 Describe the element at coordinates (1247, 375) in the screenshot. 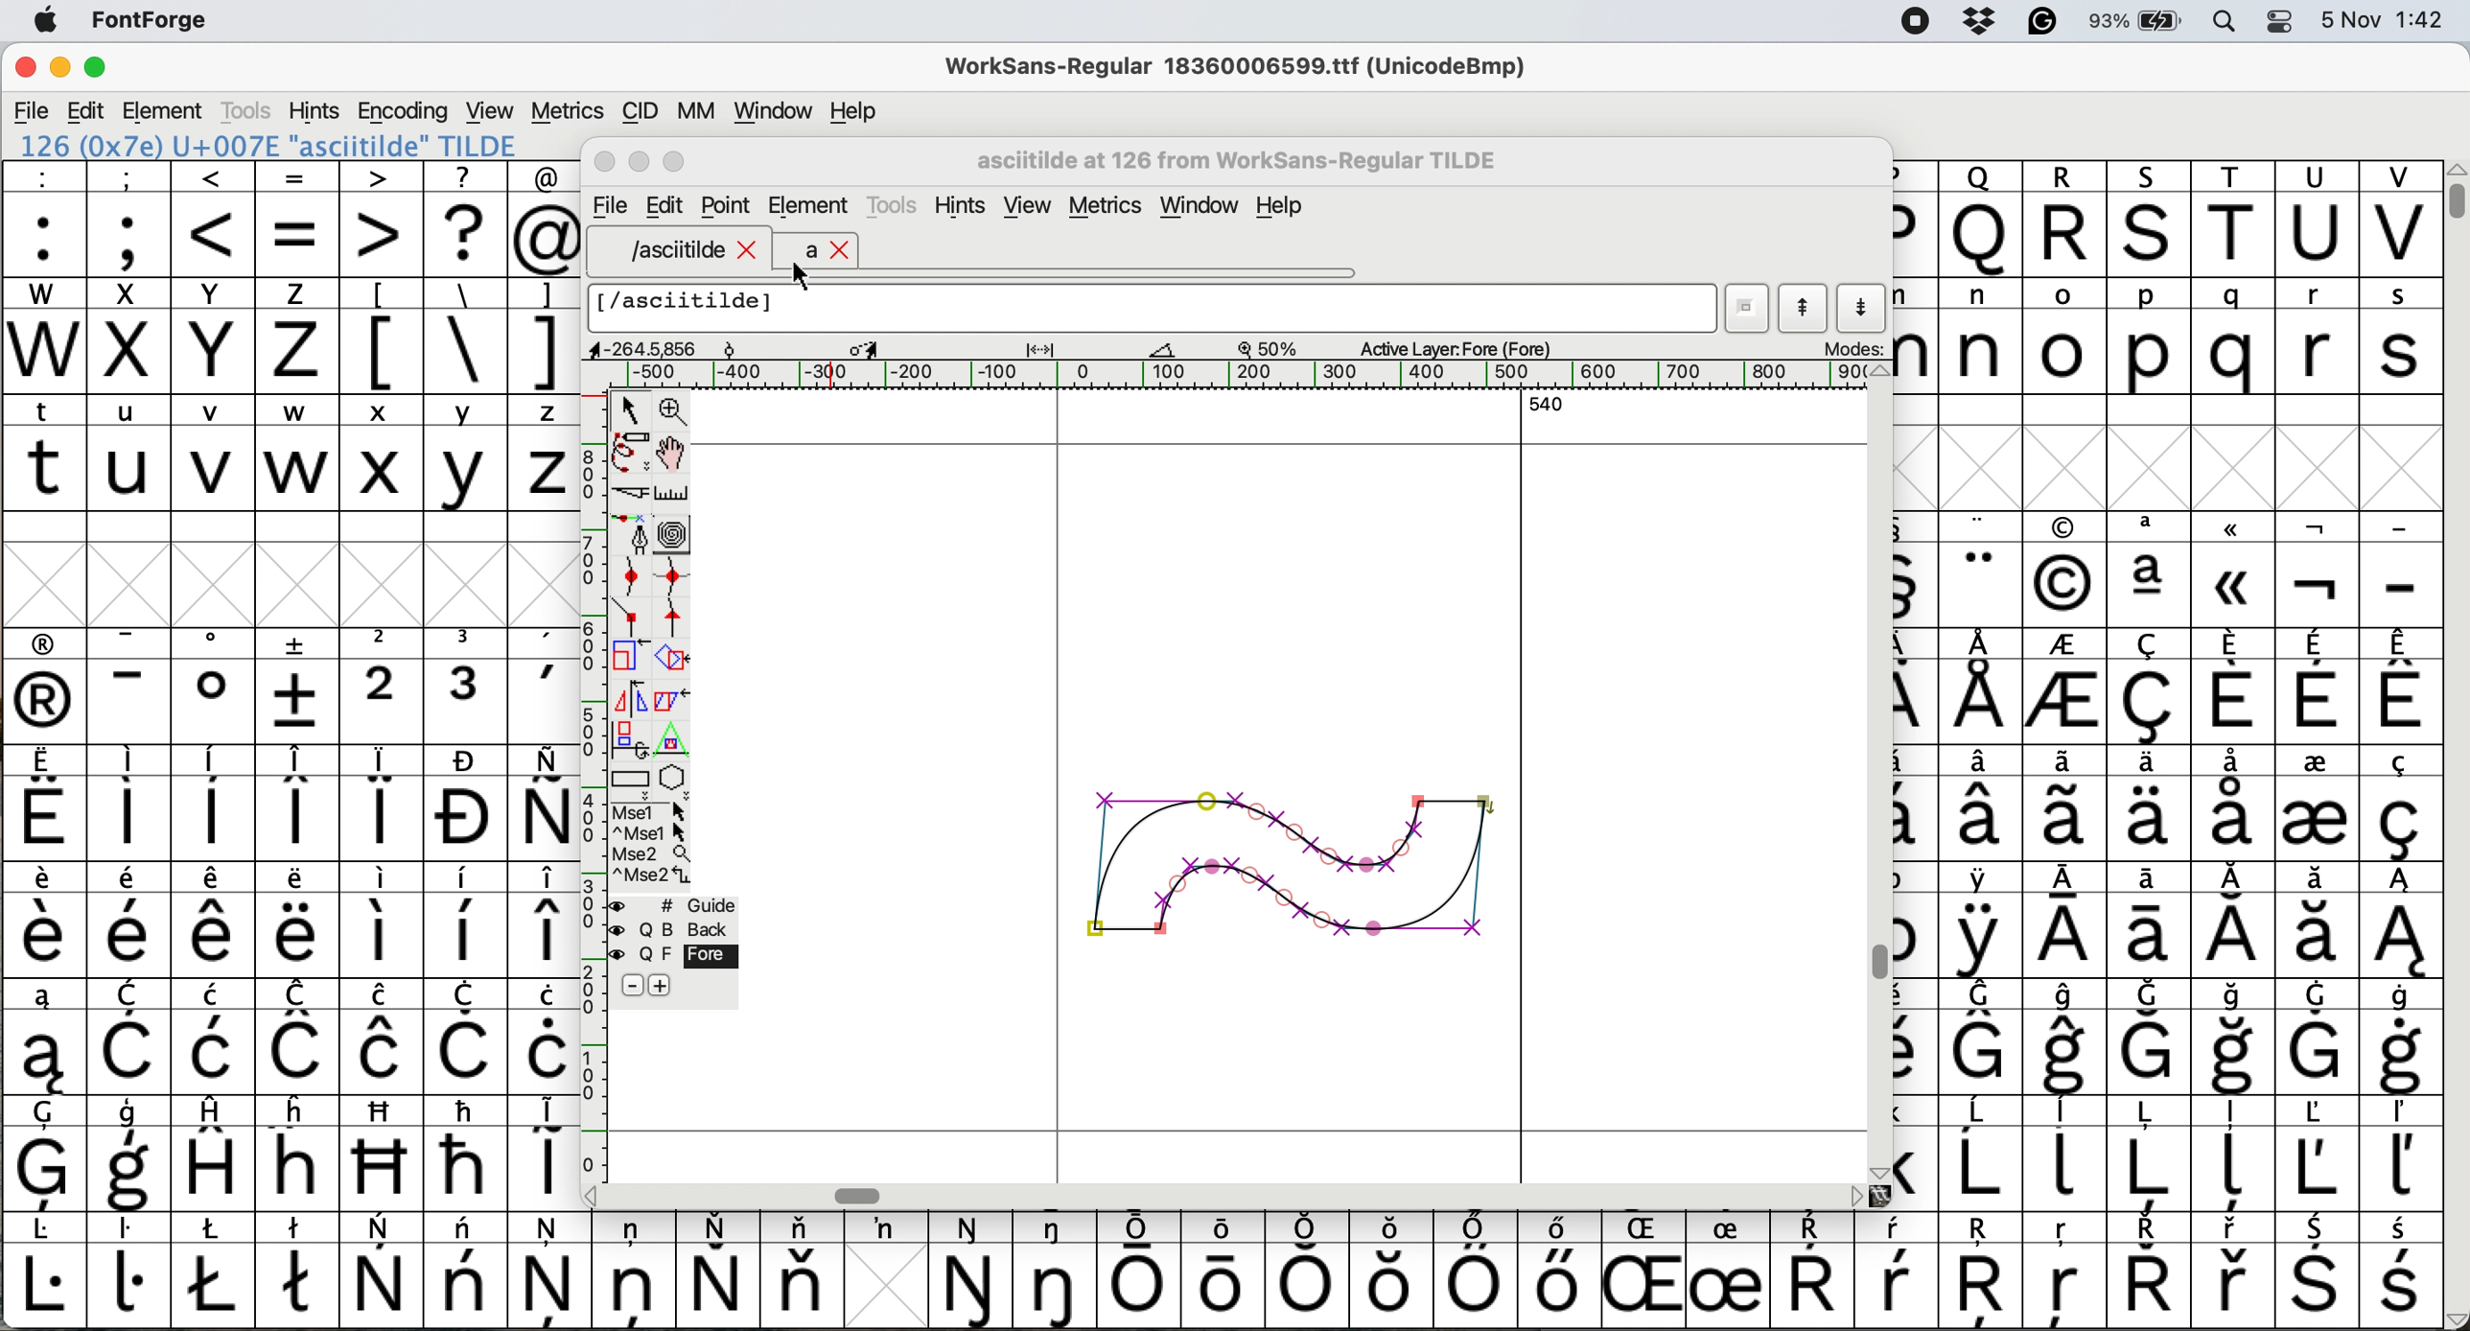

I see `horizontal scale` at that location.